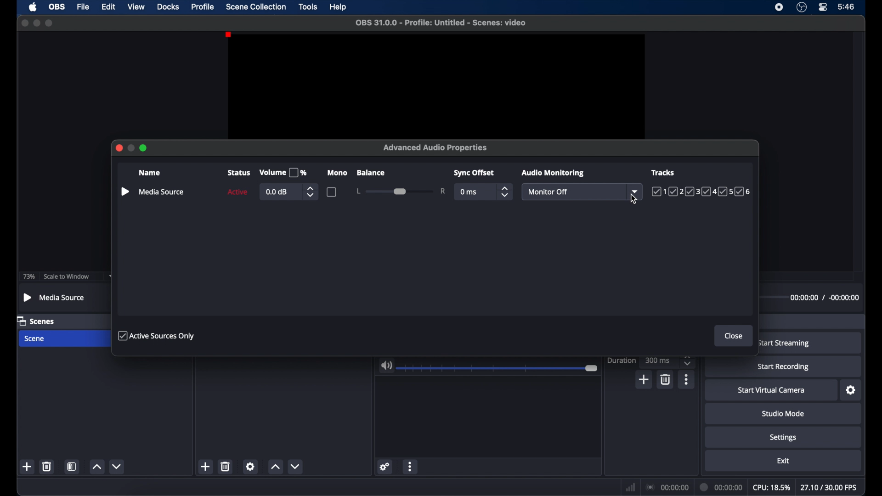  What do you see at coordinates (339, 7) in the screenshot?
I see `help` at bounding box center [339, 7].